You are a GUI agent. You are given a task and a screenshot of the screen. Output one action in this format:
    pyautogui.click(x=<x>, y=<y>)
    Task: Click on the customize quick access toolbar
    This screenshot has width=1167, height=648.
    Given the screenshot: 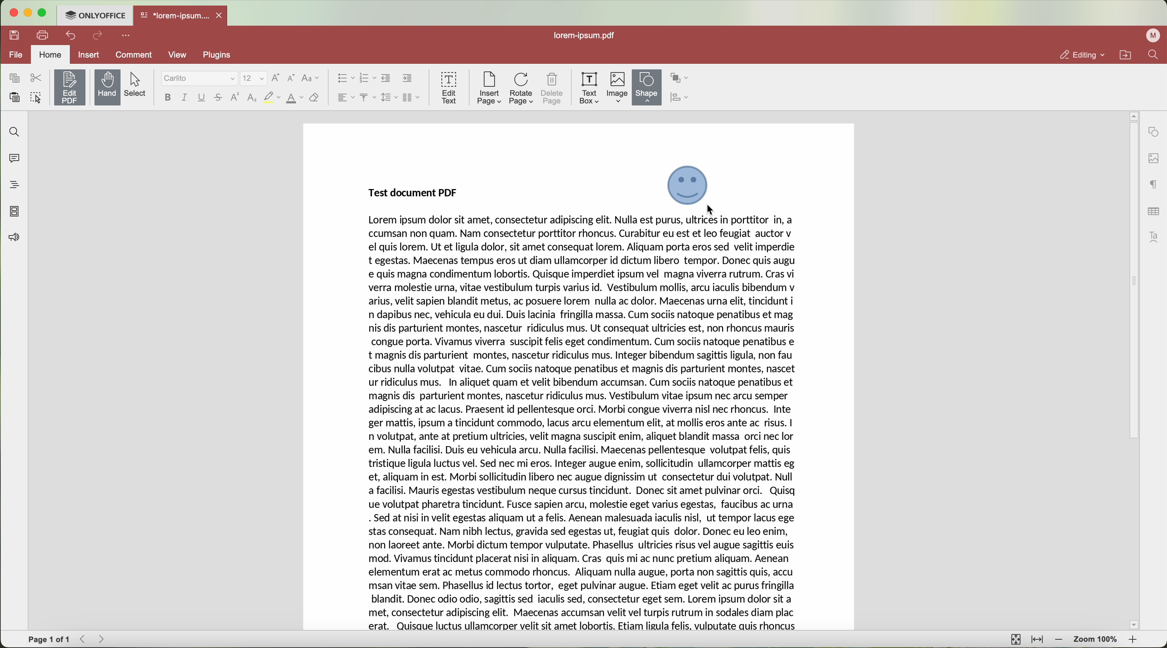 What is the action you would take?
    pyautogui.click(x=128, y=36)
    